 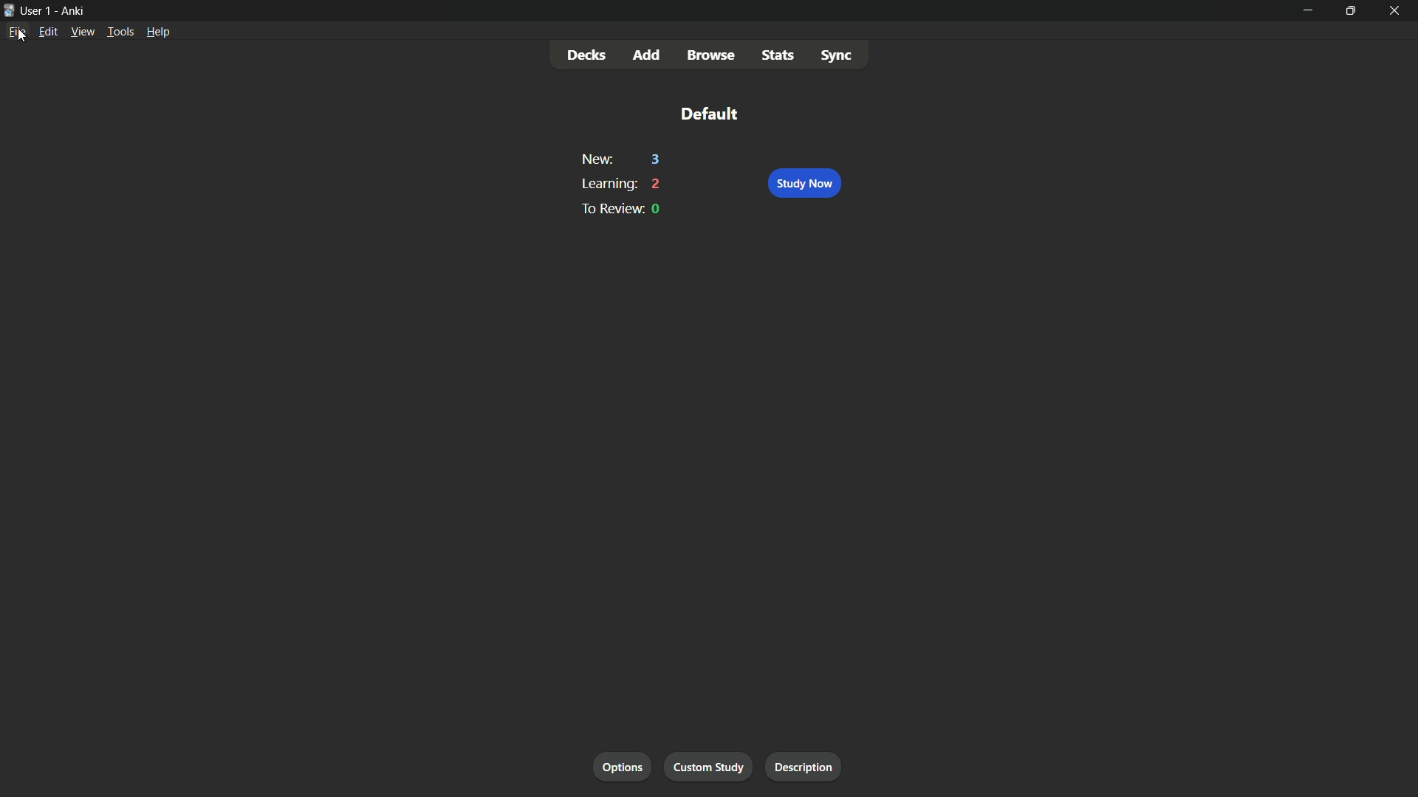 What do you see at coordinates (714, 767) in the screenshot?
I see `create desk` at bounding box center [714, 767].